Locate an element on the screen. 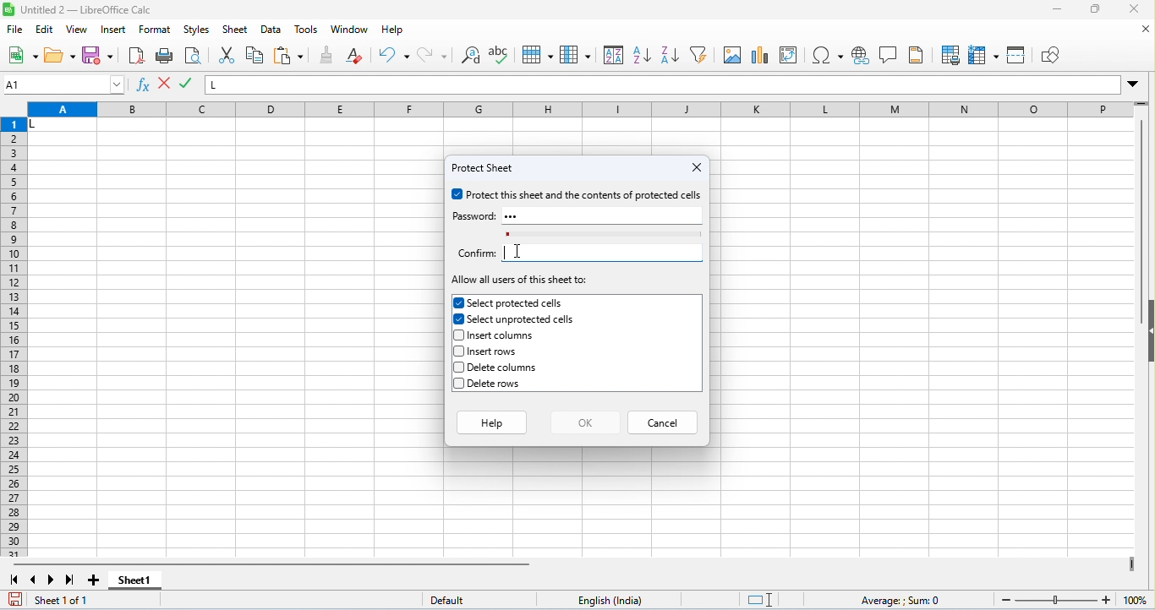  spelling is located at coordinates (501, 57).